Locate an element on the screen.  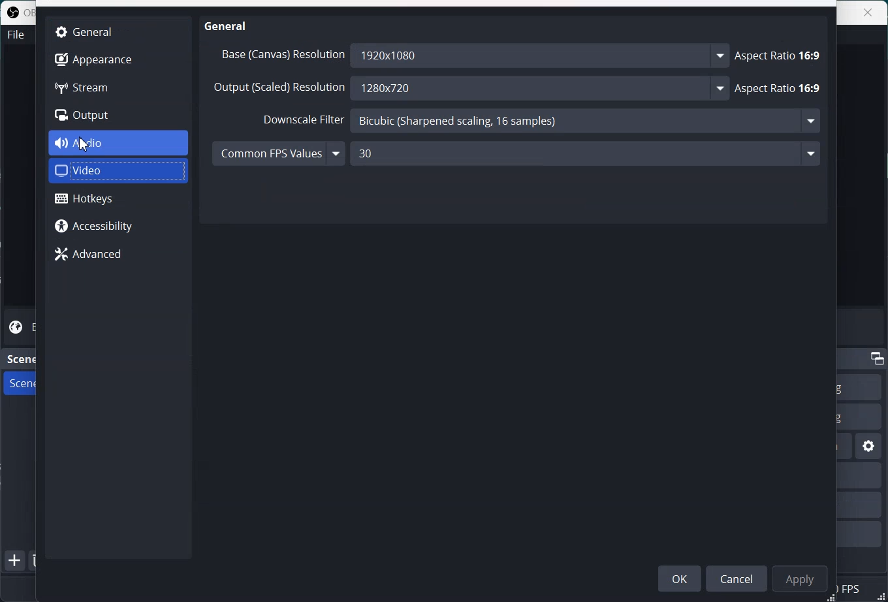
Common FPS Values is located at coordinates (280, 153).